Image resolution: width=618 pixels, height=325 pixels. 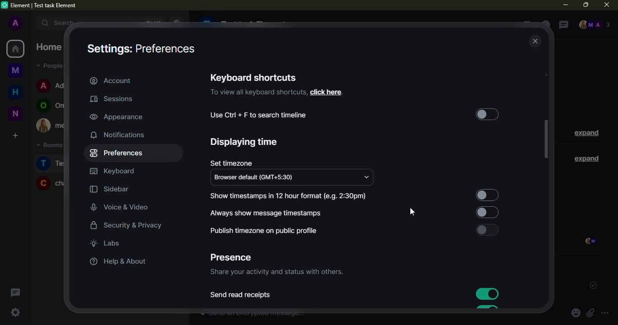 I want to click on sessions, so click(x=114, y=99).